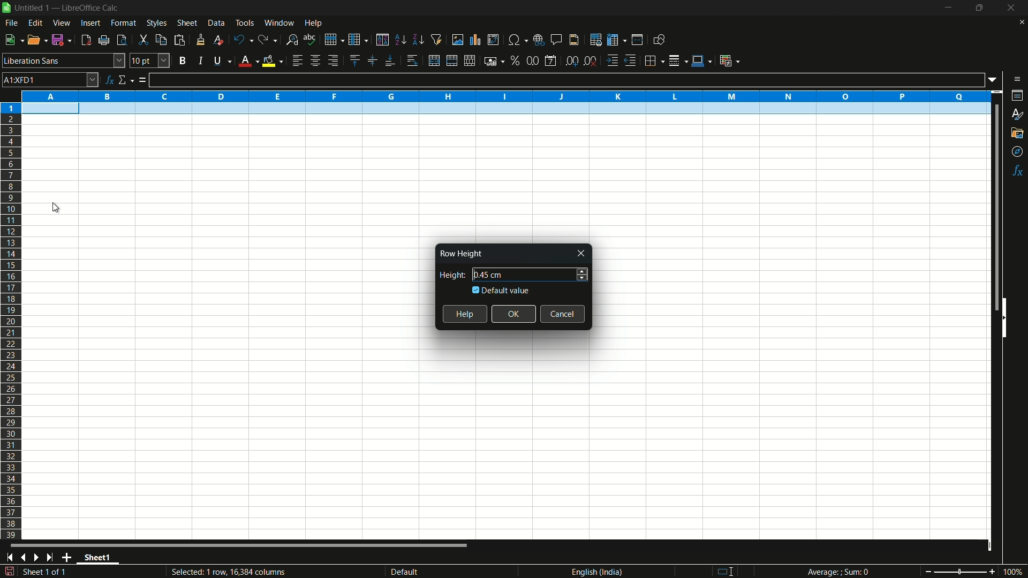  Describe the element at coordinates (109, 80) in the screenshot. I see `function wizard` at that location.